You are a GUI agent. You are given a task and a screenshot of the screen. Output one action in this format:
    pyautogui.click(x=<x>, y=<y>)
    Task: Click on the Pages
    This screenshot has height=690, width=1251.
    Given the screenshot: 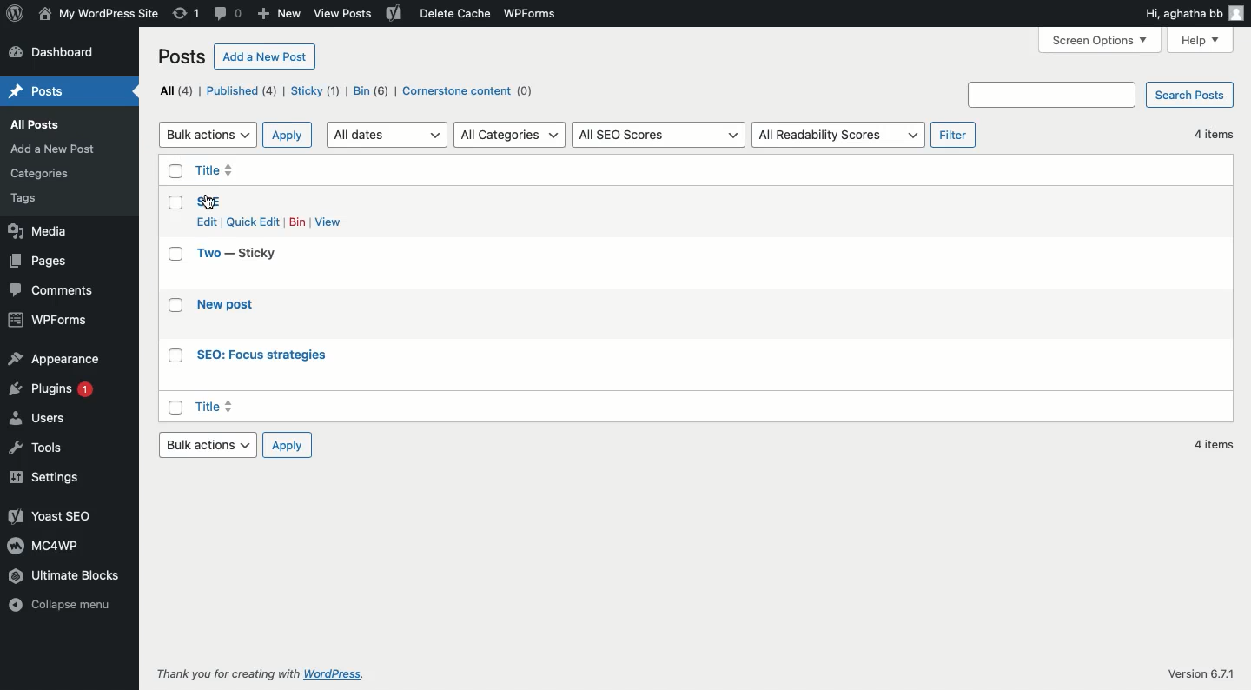 What is the action you would take?
    pyautogui.click(x=43, y=258)
    